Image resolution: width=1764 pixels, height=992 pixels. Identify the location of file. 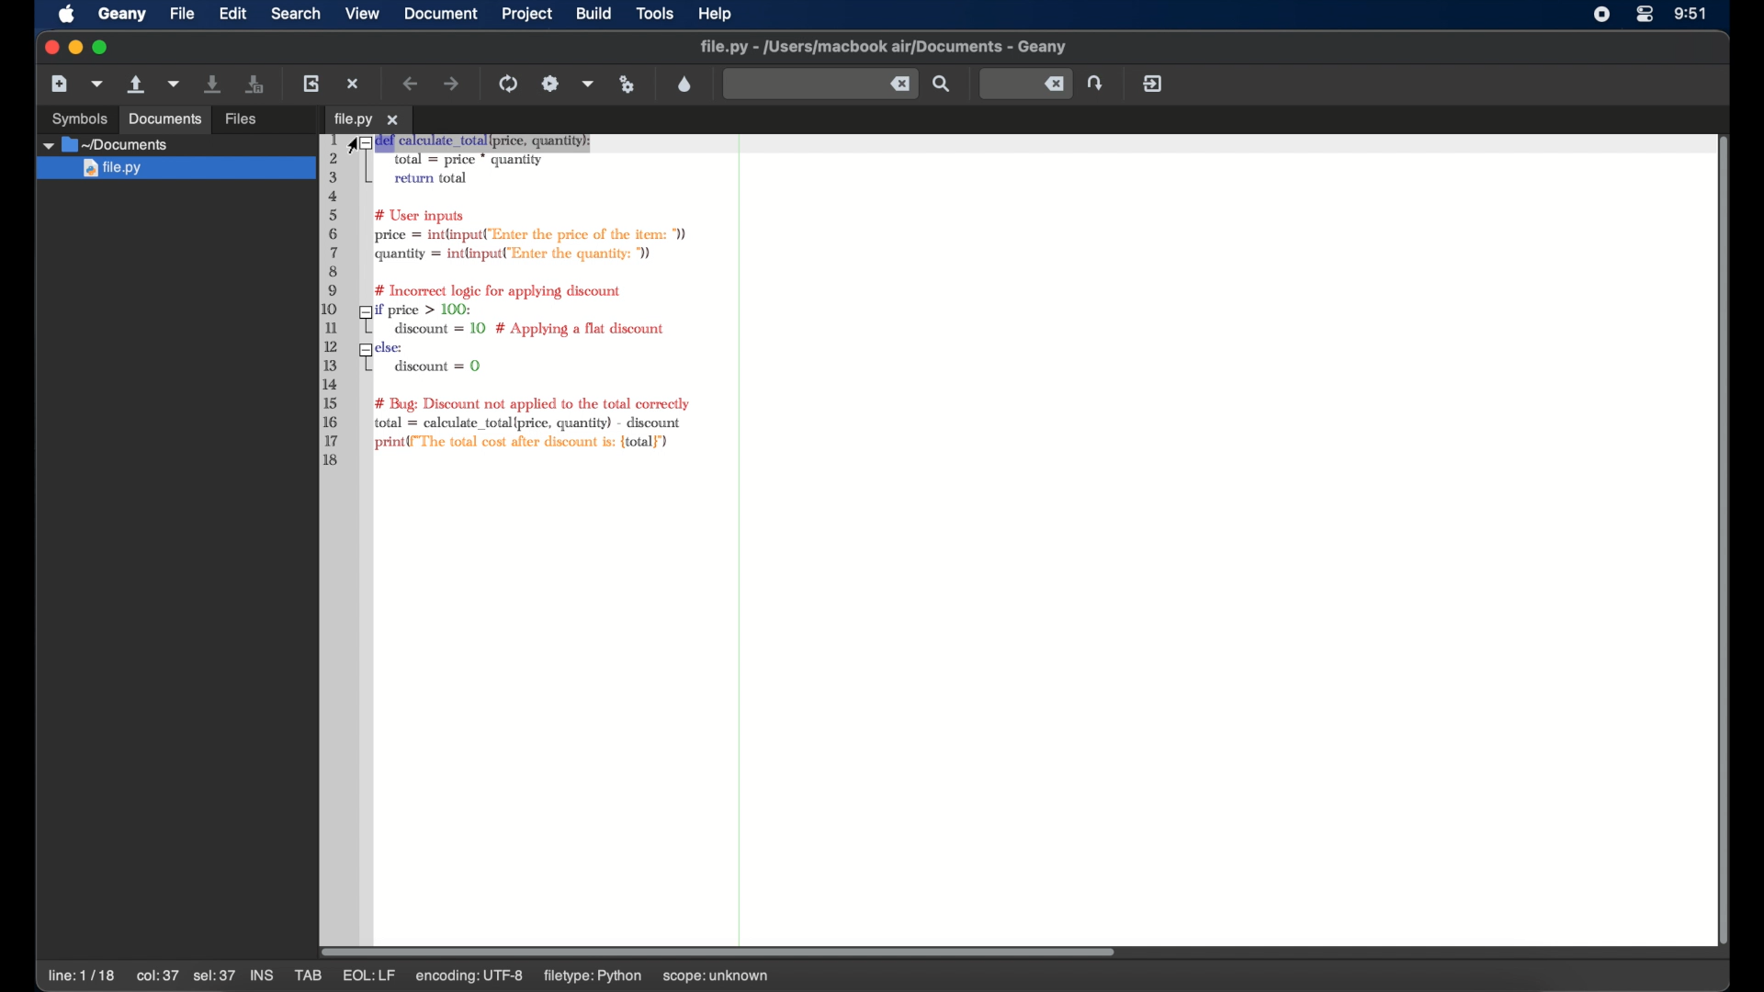
(181, 15).